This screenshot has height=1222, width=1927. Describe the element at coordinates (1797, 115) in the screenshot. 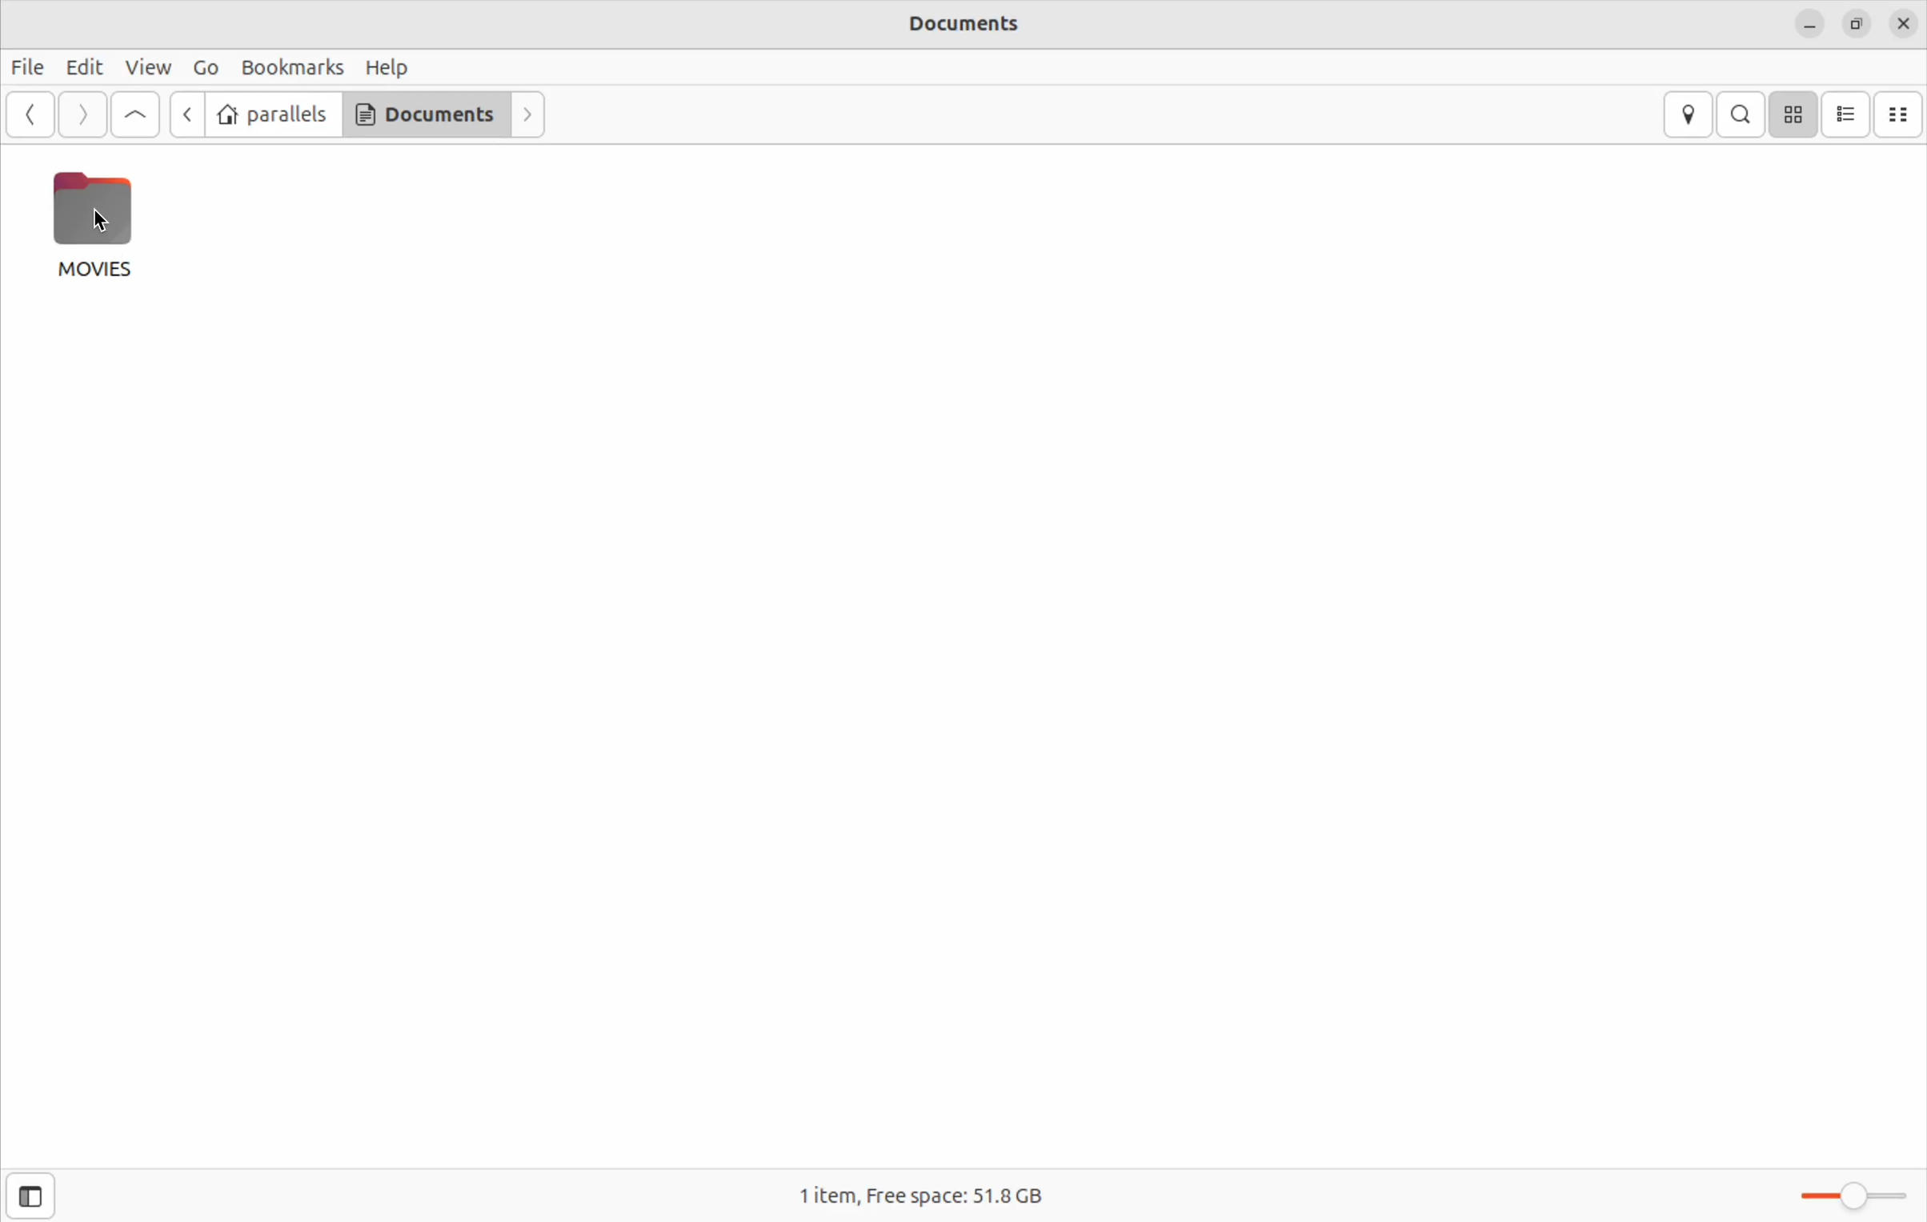

I see `icon view` at that location.